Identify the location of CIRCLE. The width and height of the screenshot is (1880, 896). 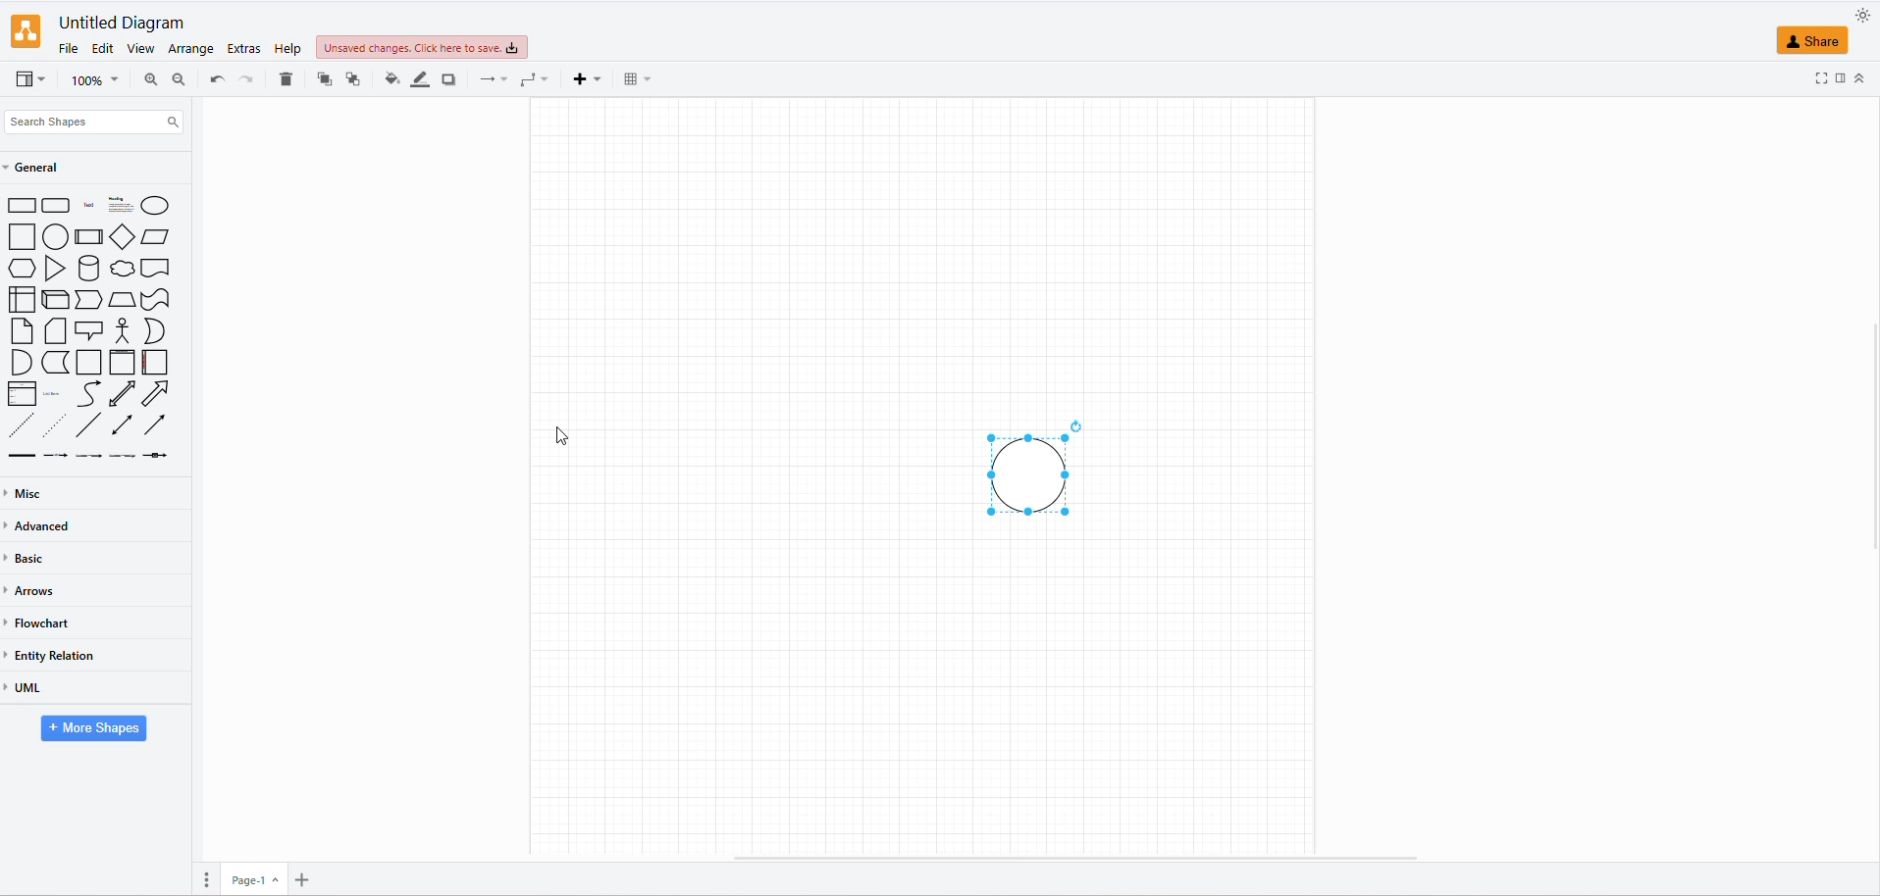
(53, 237).